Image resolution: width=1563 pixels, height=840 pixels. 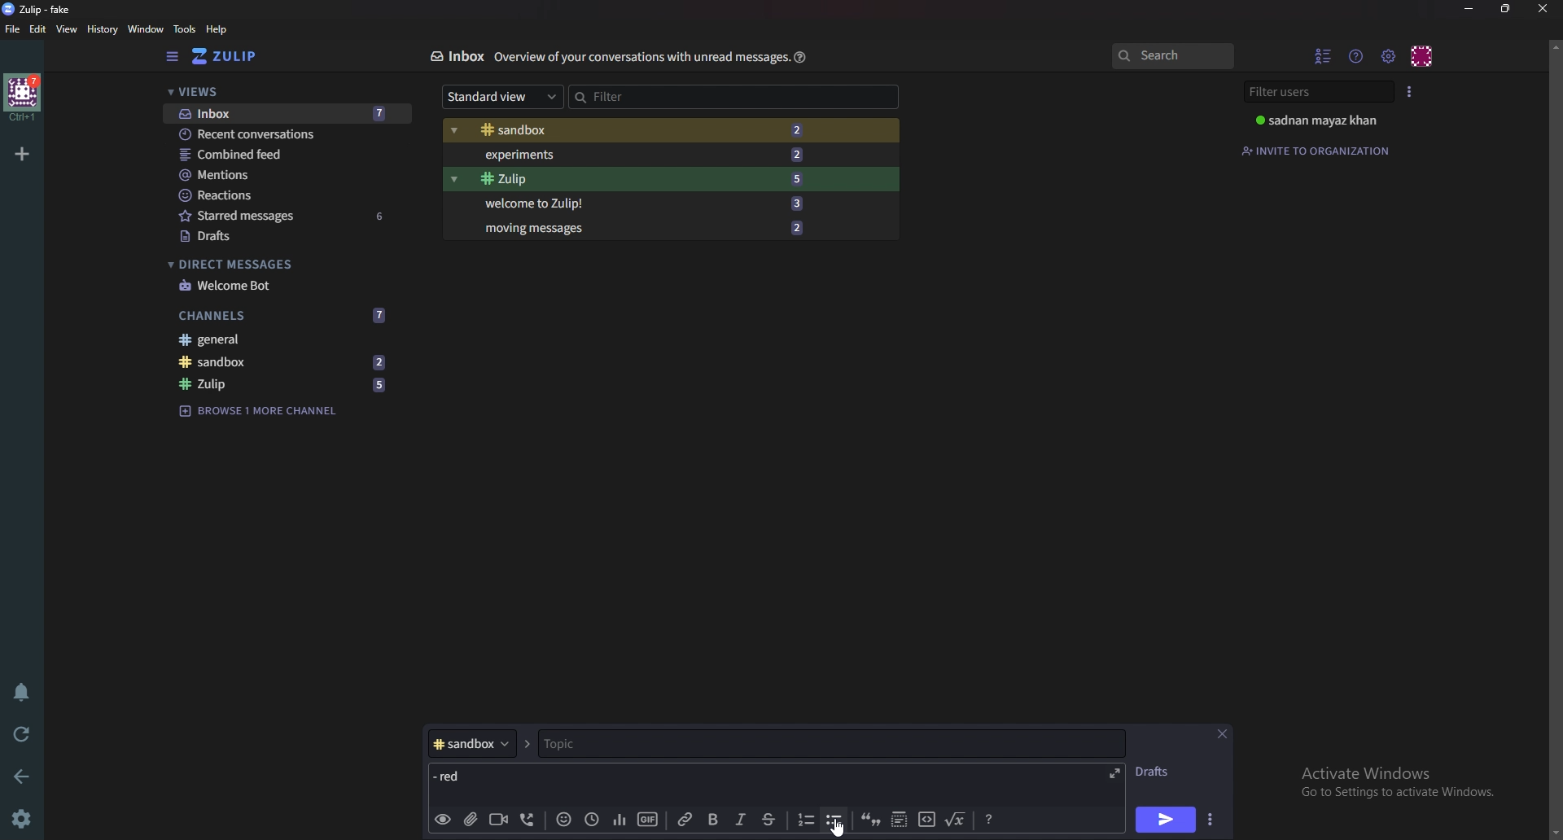 What do you see at coordinates (24, 689) in the screenshot?
I see `Enable do not disturb` at bounding box center [24, 689].